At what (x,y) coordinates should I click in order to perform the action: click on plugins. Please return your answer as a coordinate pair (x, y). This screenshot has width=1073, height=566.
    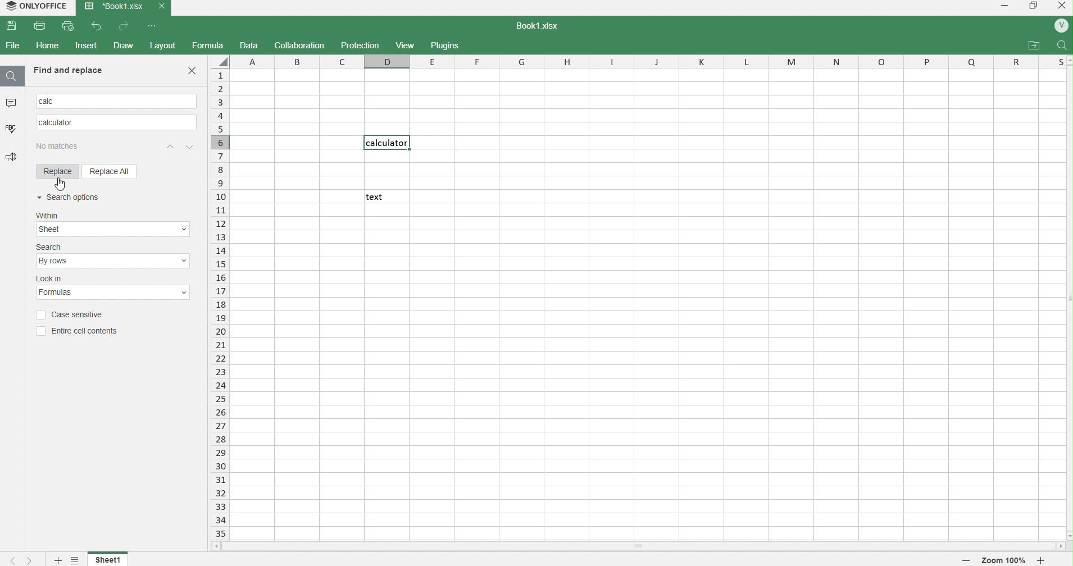
    Looking at the image, I should click on (449, 46).